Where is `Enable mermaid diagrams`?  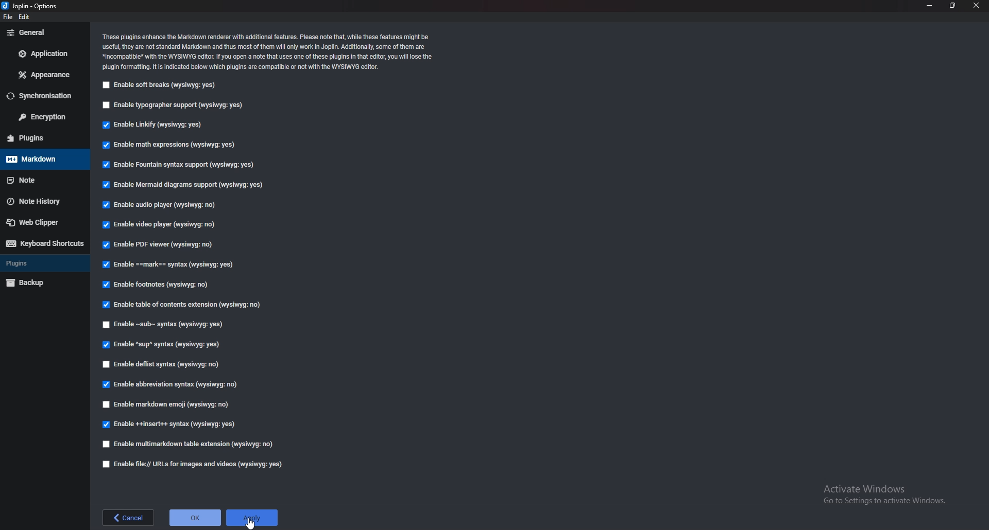 Enable mermaid diagrams is located at coordinates (187, 185).